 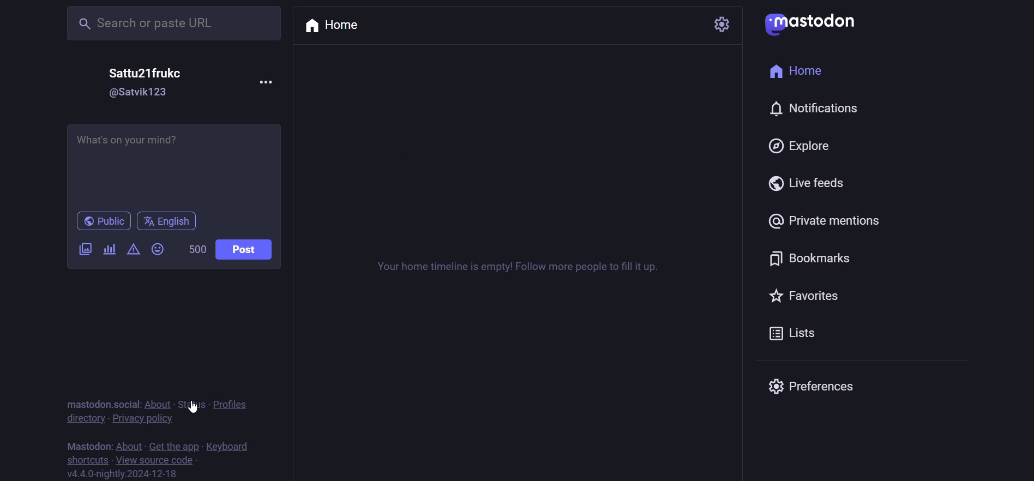 What do you see at coordinates (129, 443) in the screenshot?
I see `about` at bounding box center [129, 443].